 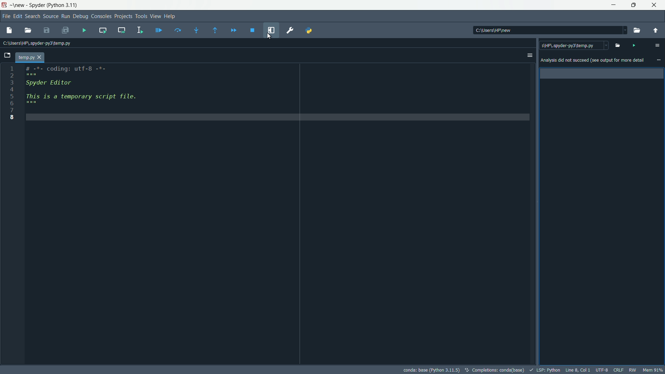 I want to click on preferences, so click(x=290, y=30).